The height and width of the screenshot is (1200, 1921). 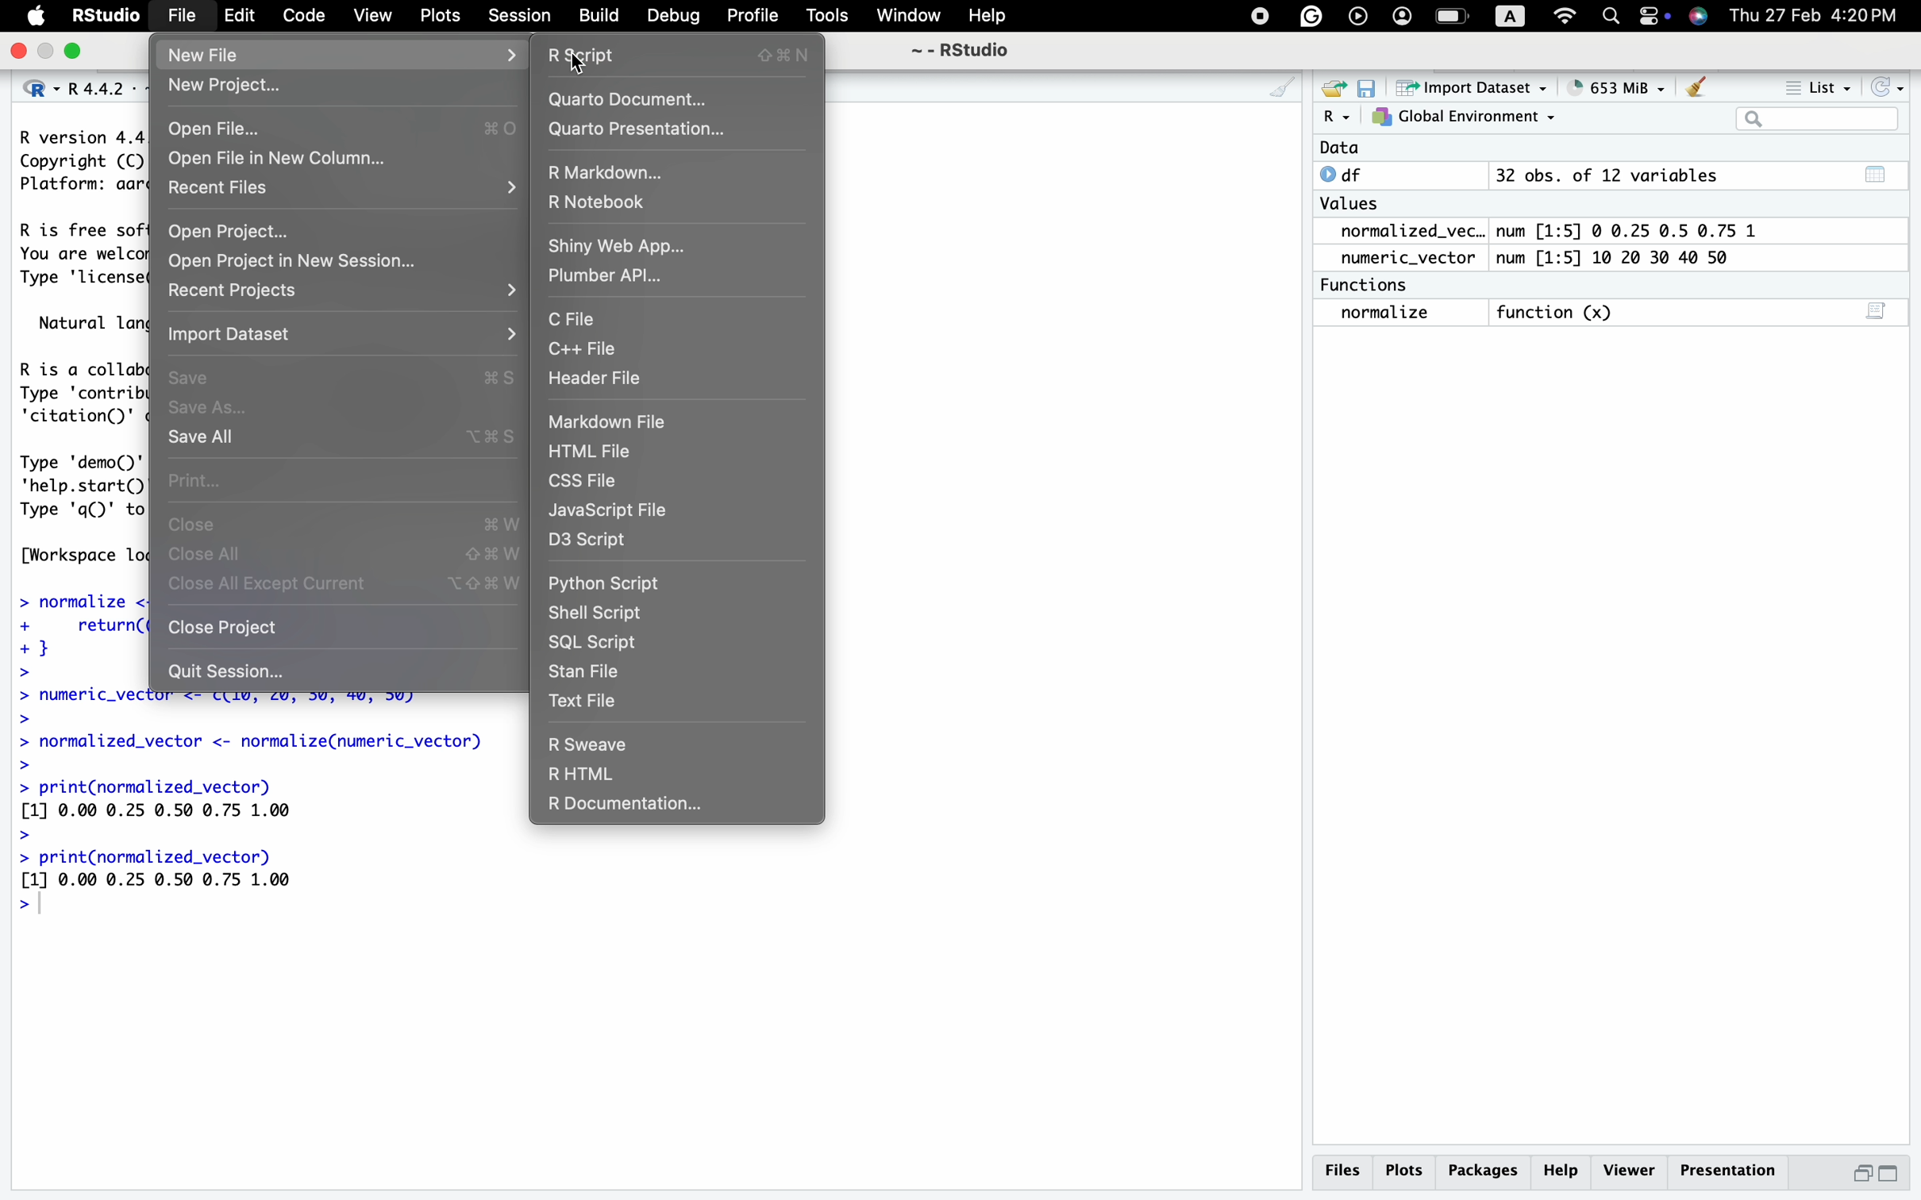 What do you see at coordinates (826, 17) in the screenshot?
I see `Tools` at bounding box center [826, 17].